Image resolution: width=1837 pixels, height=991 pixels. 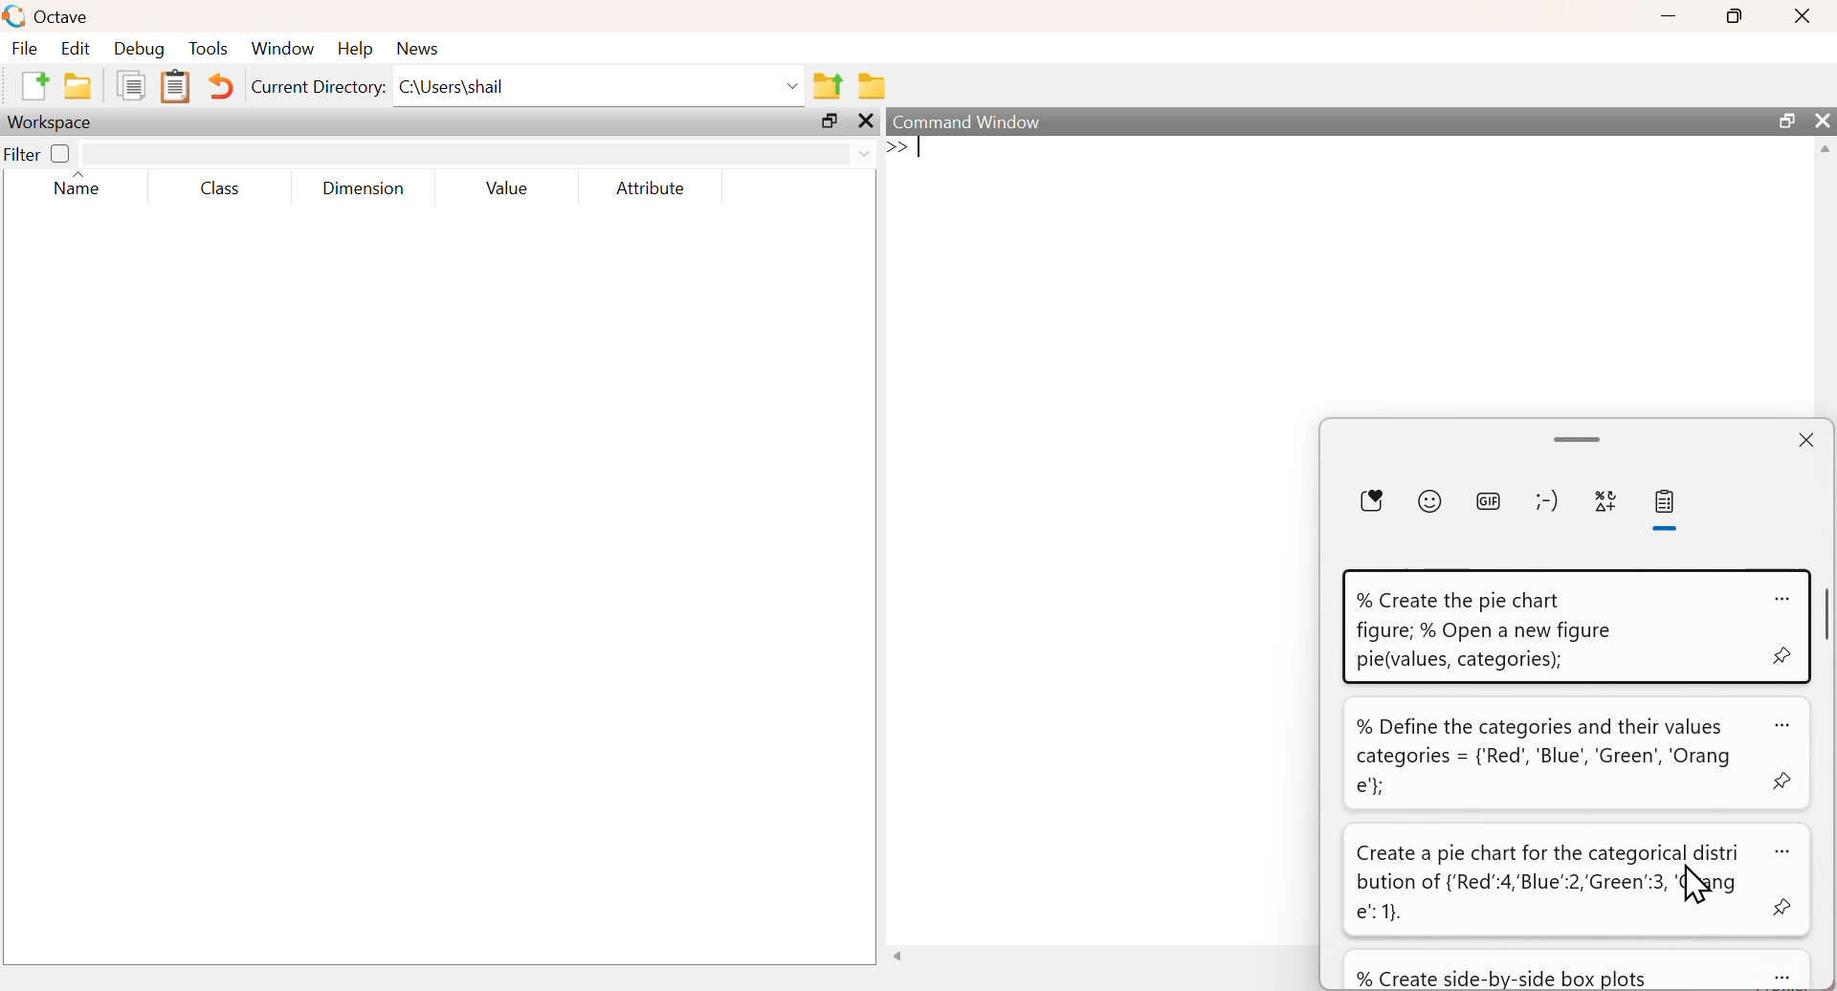 What do you see at coordinates (76, 184) in the screenshot?
I see `Name` at bounding box center [76, 184].